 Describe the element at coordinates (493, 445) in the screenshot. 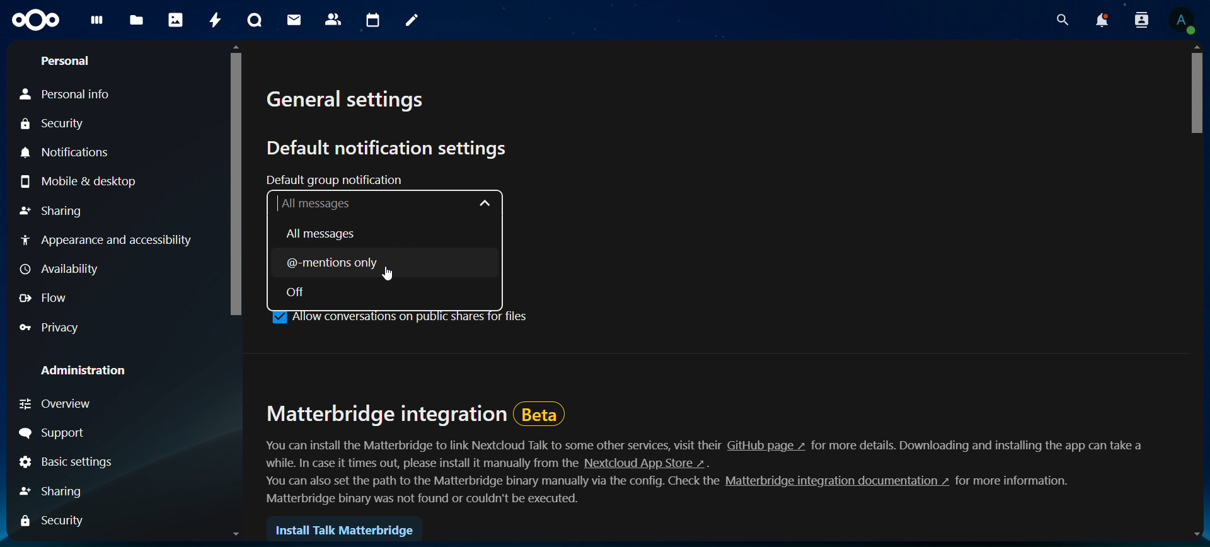

I see `text` at that location.